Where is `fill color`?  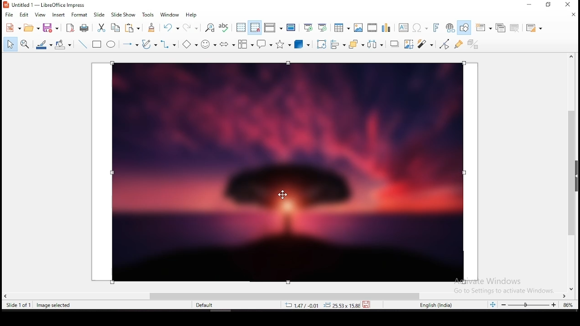 fill color is located at coordinates (63, 44).